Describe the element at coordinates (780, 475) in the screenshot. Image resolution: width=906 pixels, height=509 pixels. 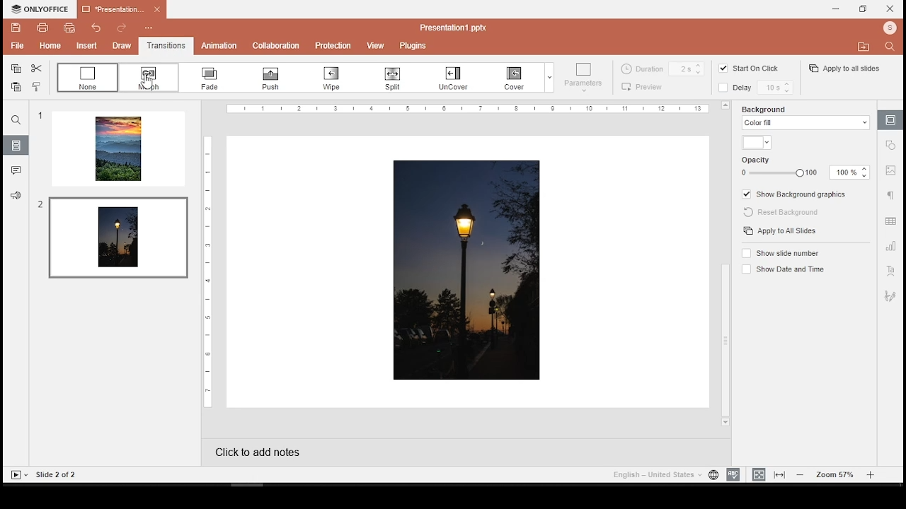
I see `fit to width` at that location.